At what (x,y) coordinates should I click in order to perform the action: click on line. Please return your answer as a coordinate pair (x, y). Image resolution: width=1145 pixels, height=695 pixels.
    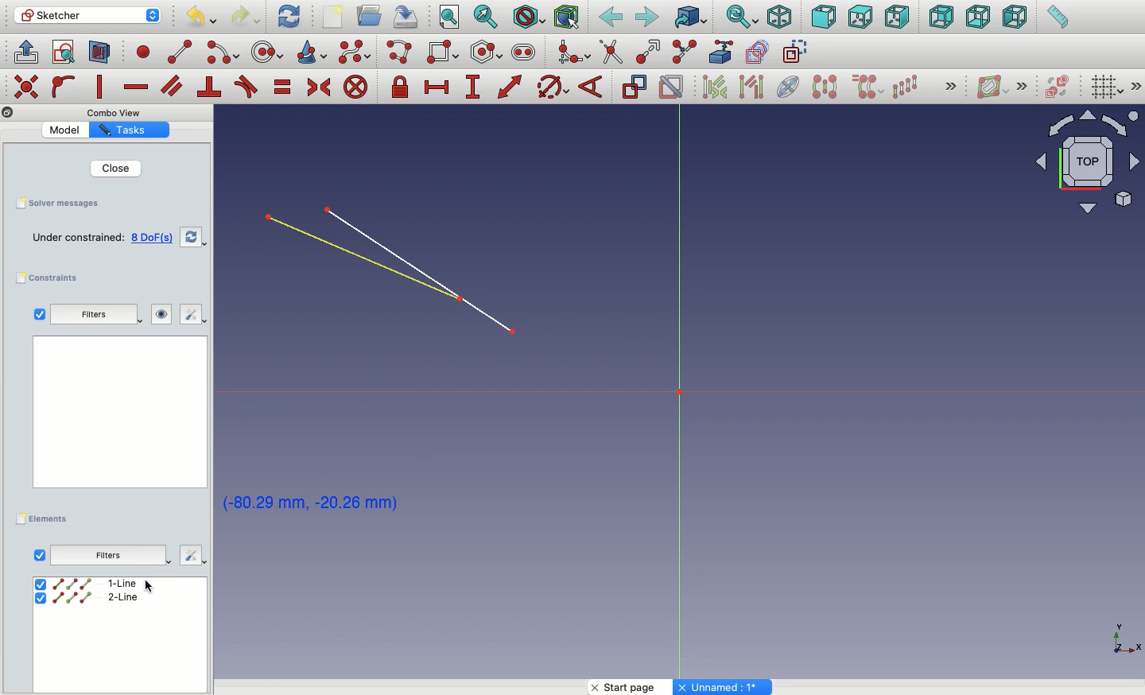
    Looking at the image, I should click on (180, 52).